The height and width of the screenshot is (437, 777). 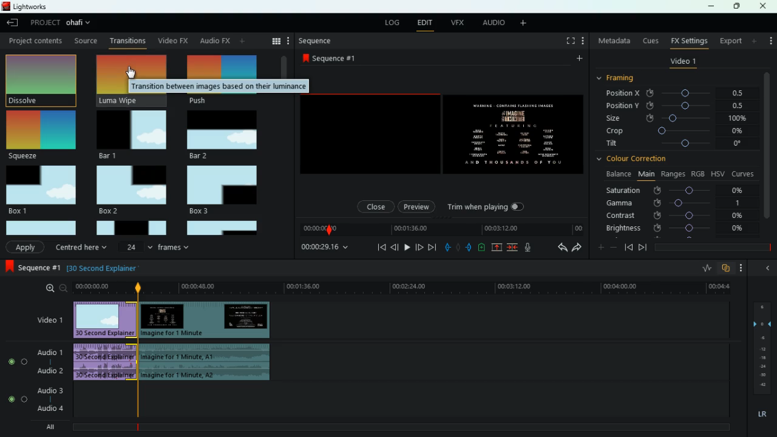 What do you see at coordinates (55, 427) in the screenshot?
I see `all` at bounding box center [55, 427].